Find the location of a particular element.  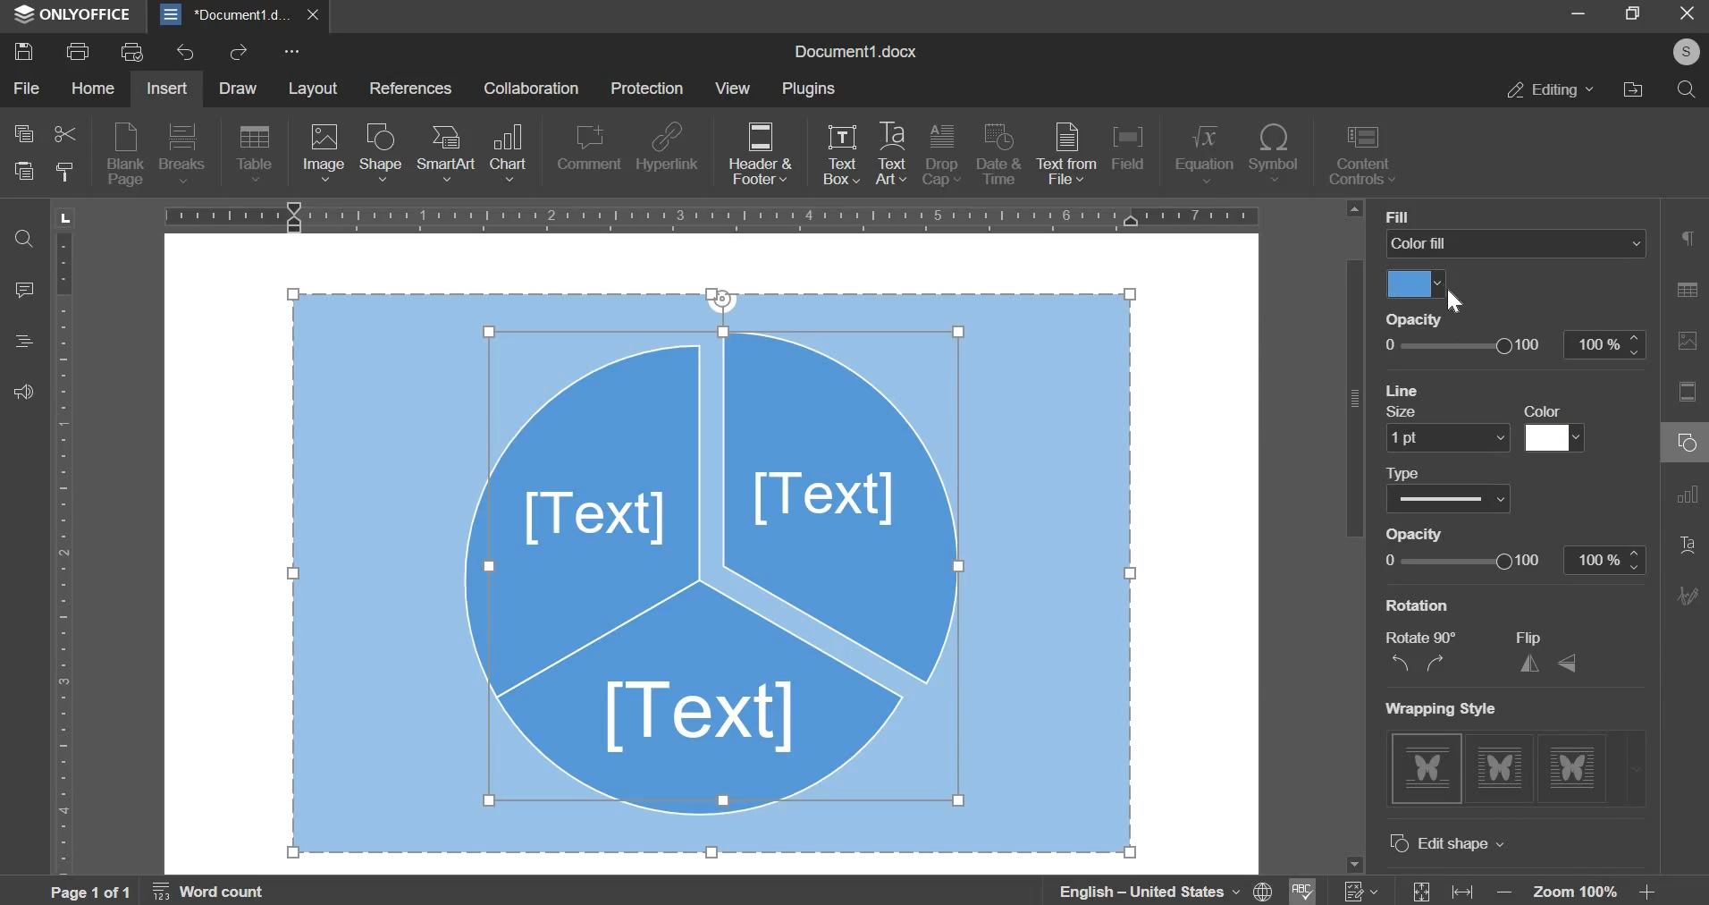

Minimize is located at coordinates (1579, 15).